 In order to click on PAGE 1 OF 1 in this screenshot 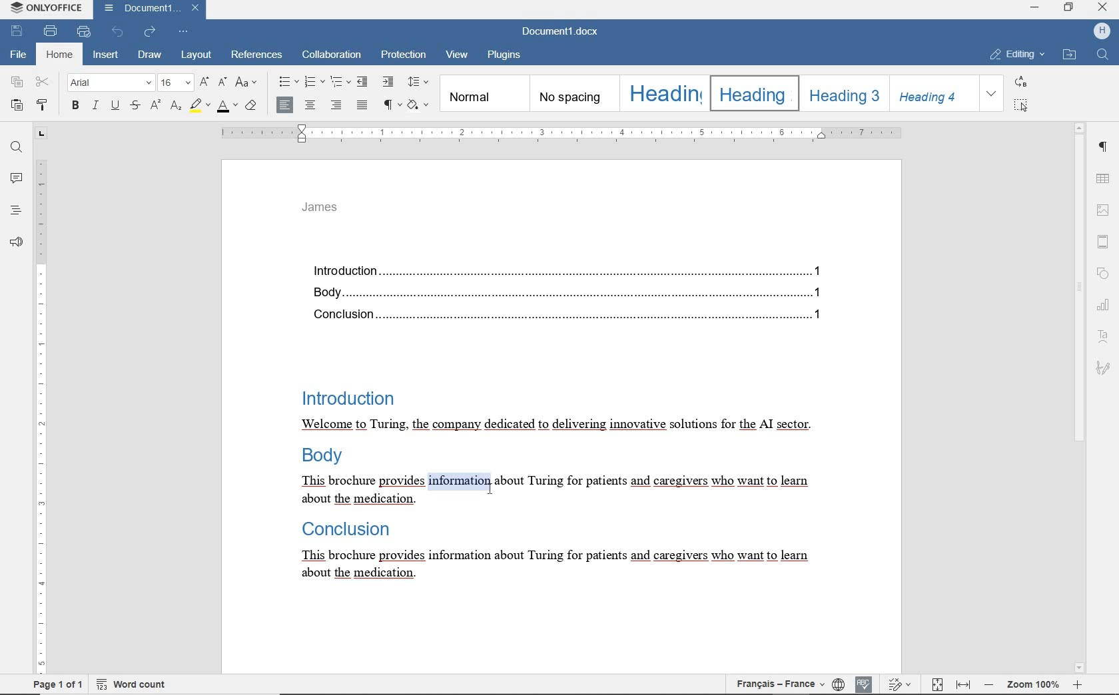, I will do `click(58, 684)`.